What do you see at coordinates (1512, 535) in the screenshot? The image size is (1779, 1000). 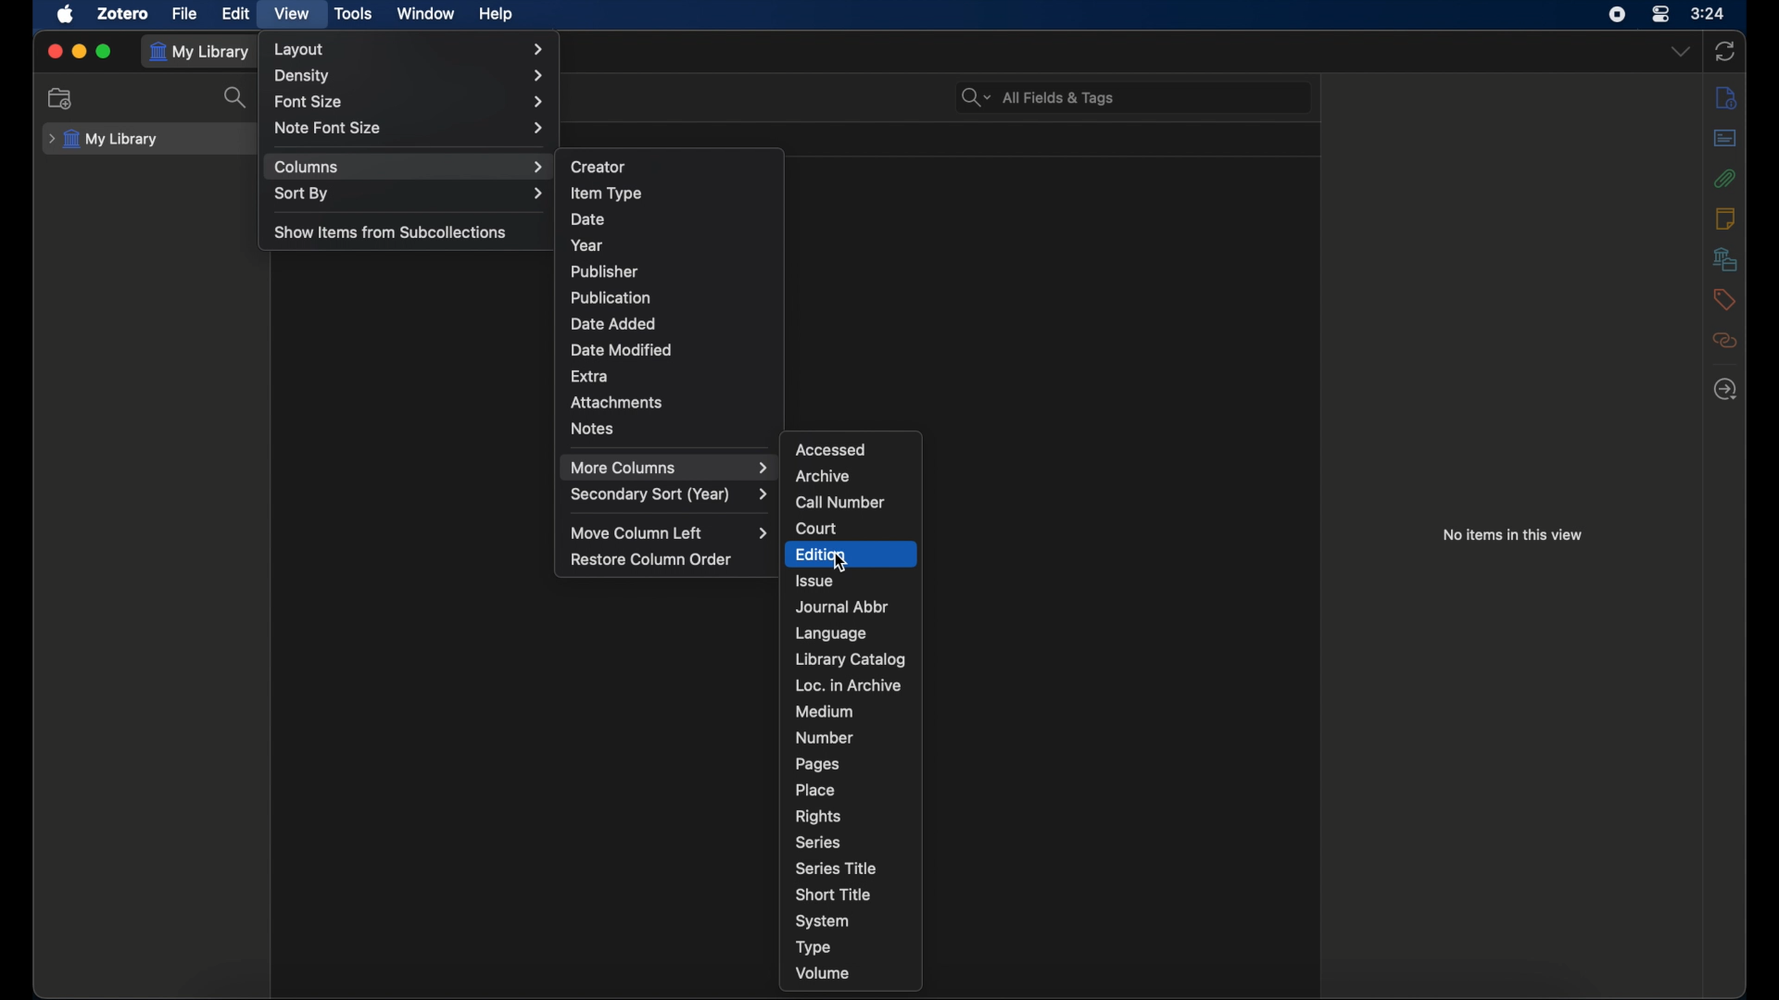 I see `no item in this view` at bounding box center [1512, 535].